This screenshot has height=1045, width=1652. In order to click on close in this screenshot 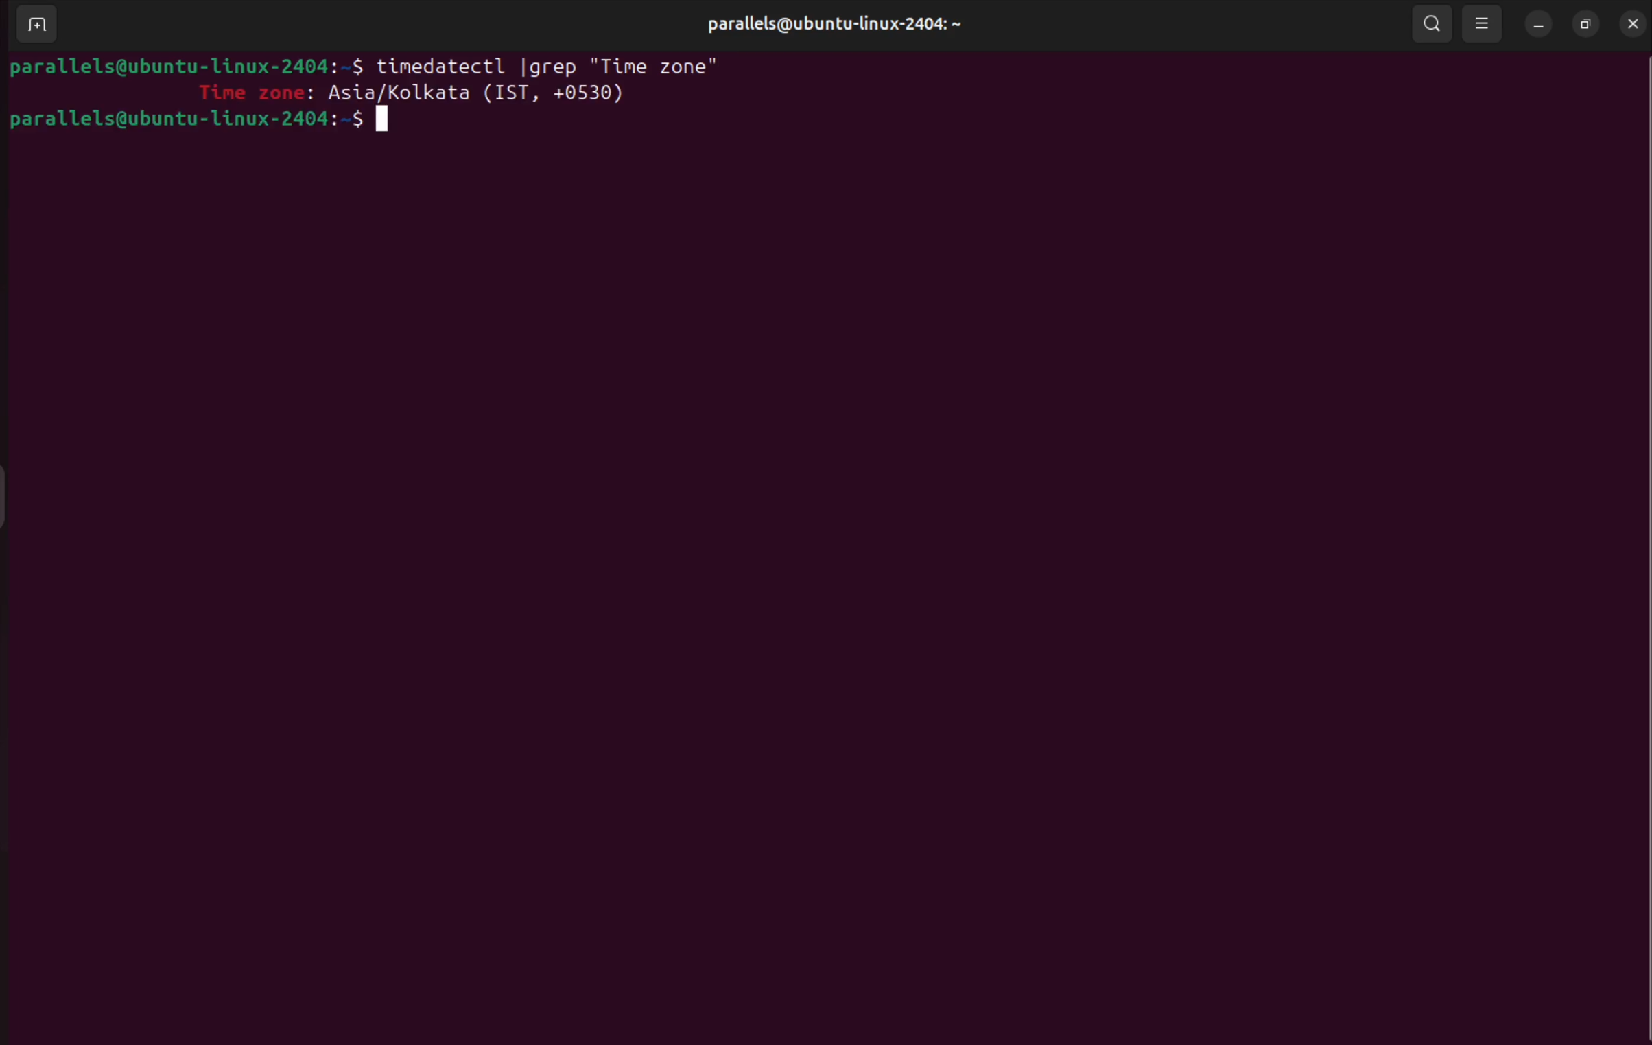, I will do `click(1633, 23)`.